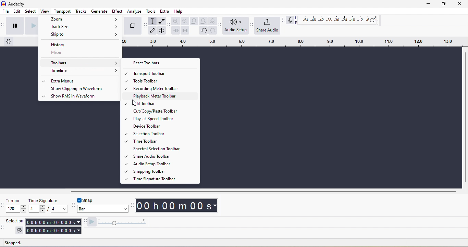 This screenshot has height=247, width=468. Describe the element at coordinates (133, 26) in the screenshot. I see `enable loop` at that location.